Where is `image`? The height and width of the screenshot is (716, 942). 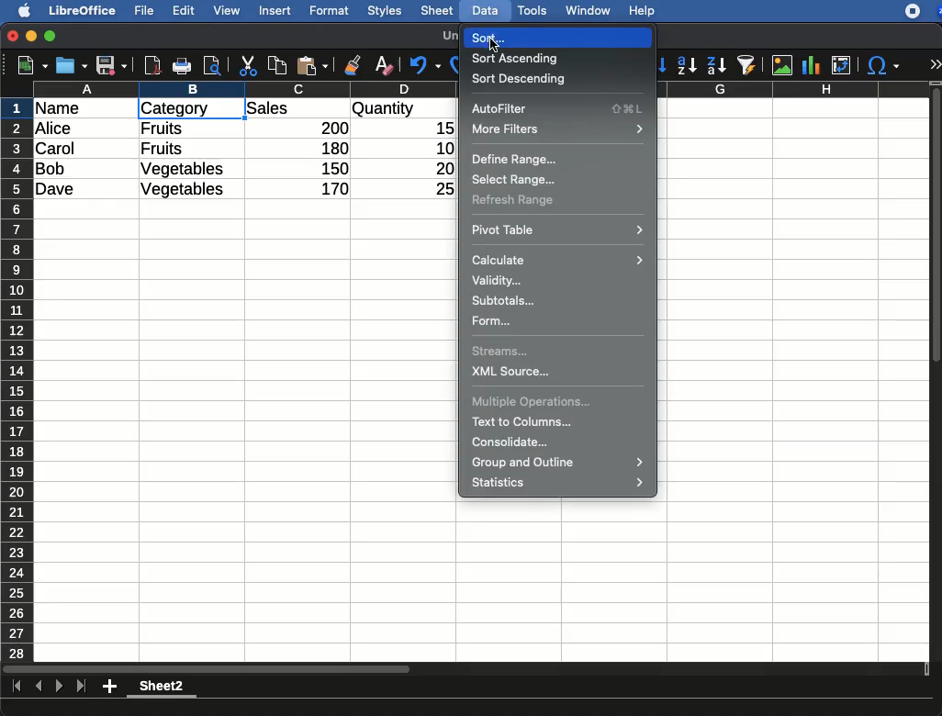
image is located at coordinates (784, 65).